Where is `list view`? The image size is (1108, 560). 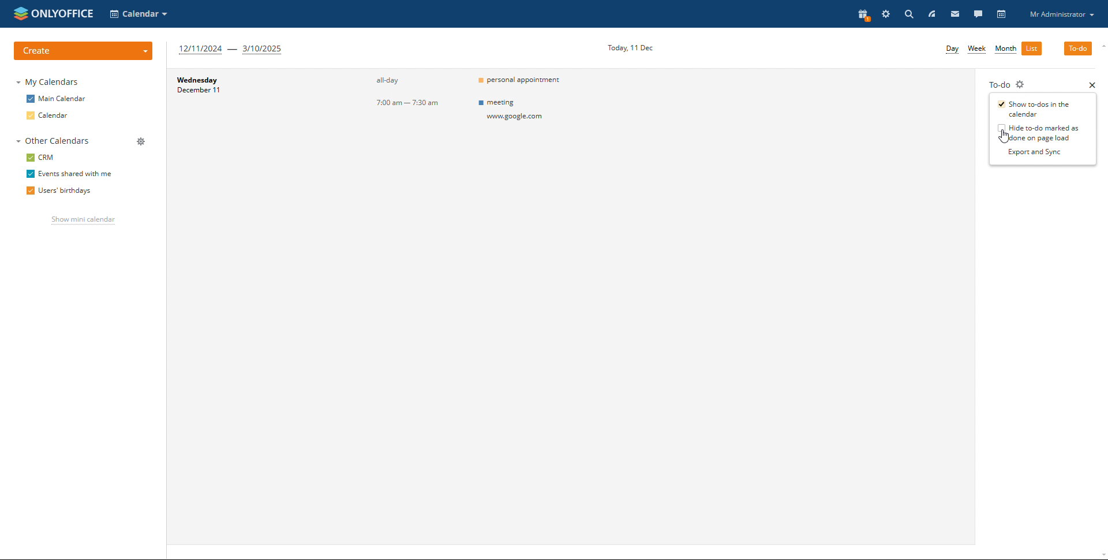
list view is located at coordinates (1032, 48).